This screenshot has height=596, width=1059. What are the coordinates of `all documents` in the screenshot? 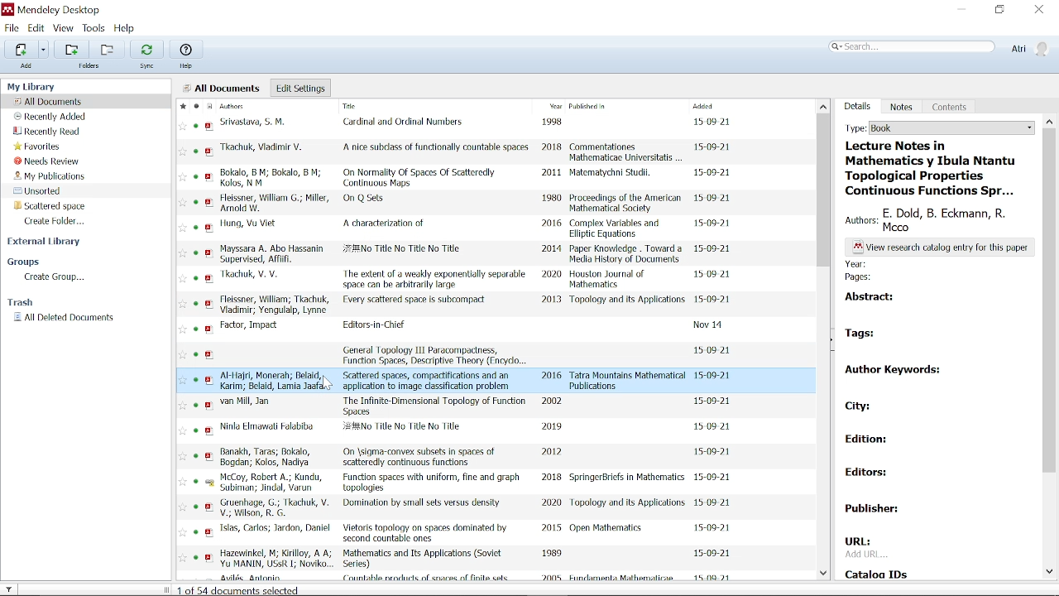 It's located at (223, 88).